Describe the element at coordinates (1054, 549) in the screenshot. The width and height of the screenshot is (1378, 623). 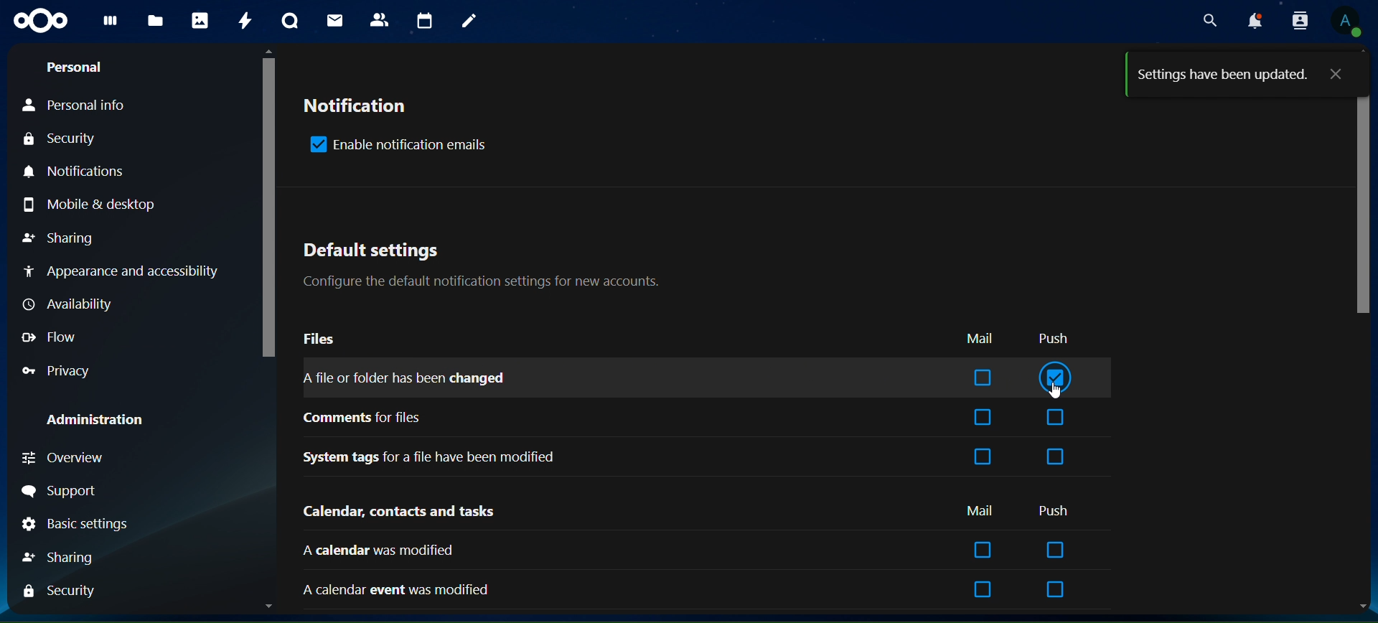
I see `box` at that location.